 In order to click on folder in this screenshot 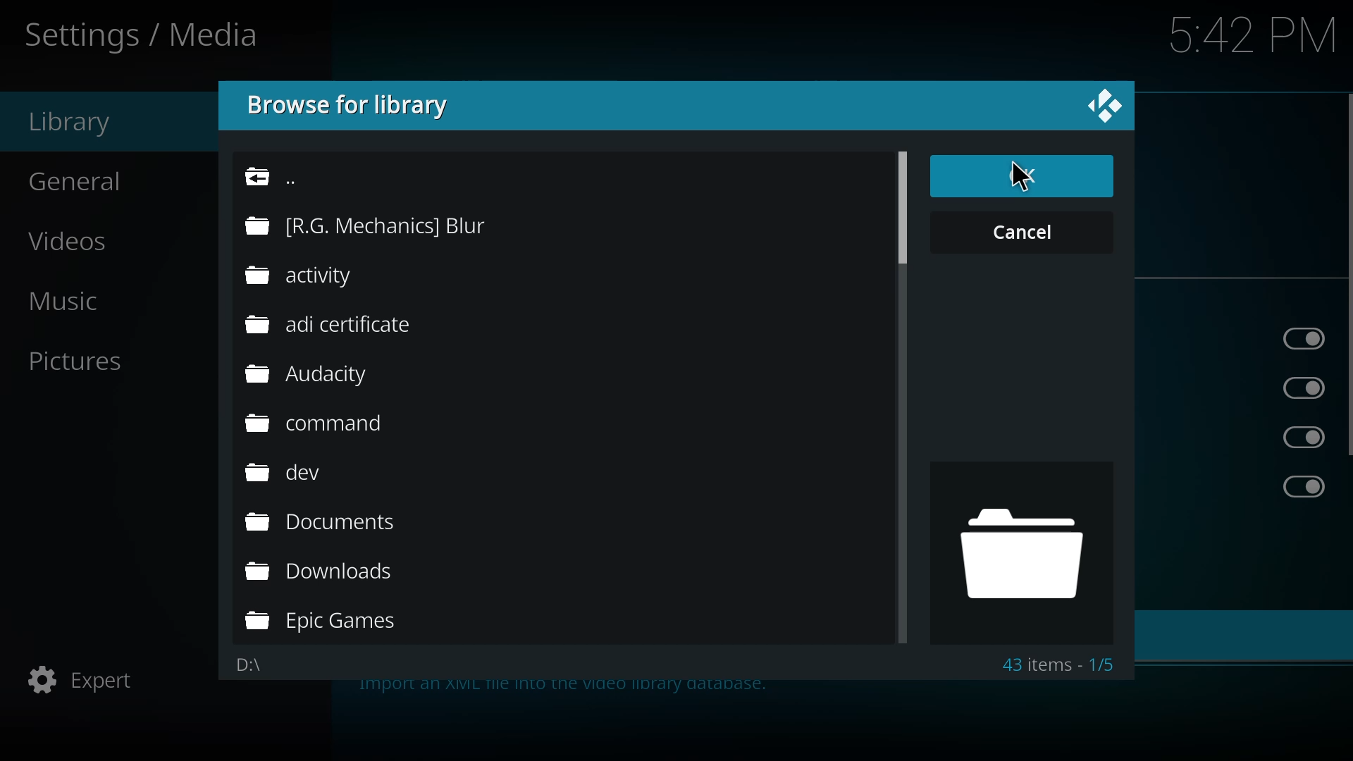, I will do `click(368, 225)`.